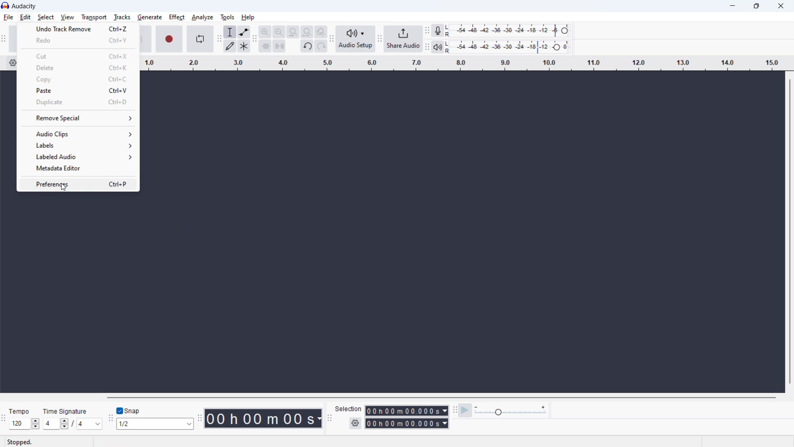  What do you see at coordinates (507, 30) in the screenshot?
I see `recording level` at bounding box center [507, 30].